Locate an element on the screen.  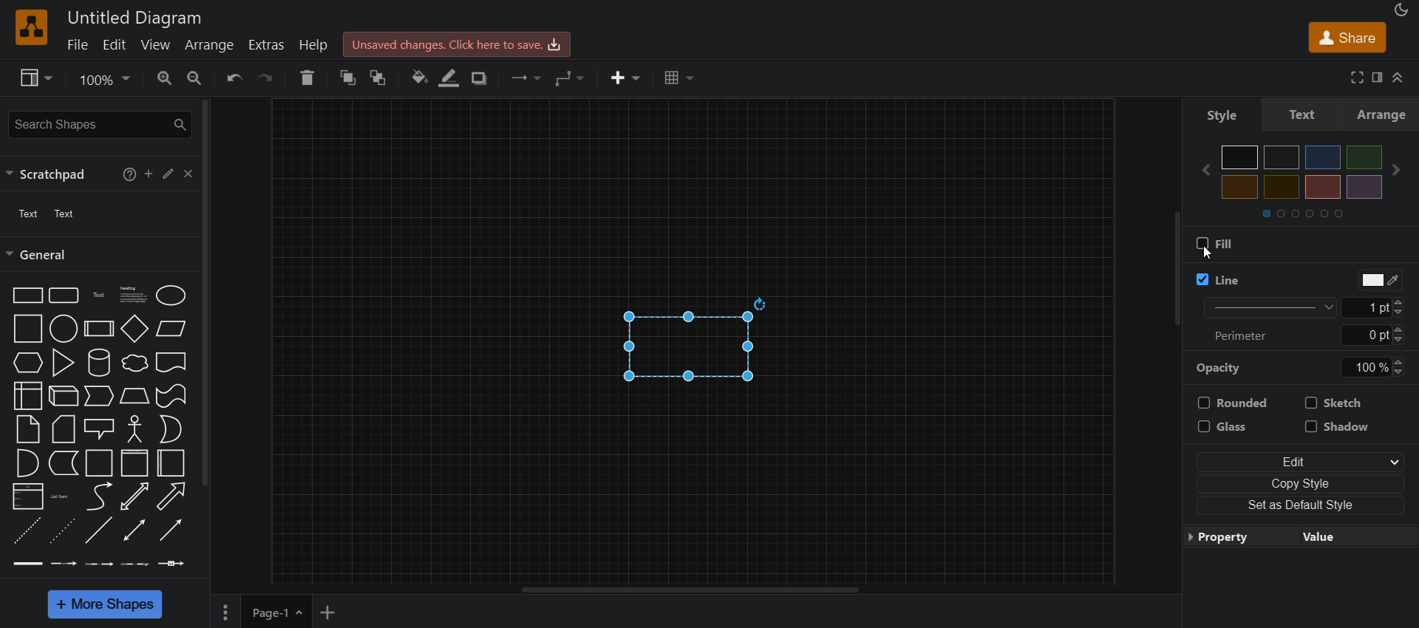
fullscreen is located at coordinates (1355, 77).